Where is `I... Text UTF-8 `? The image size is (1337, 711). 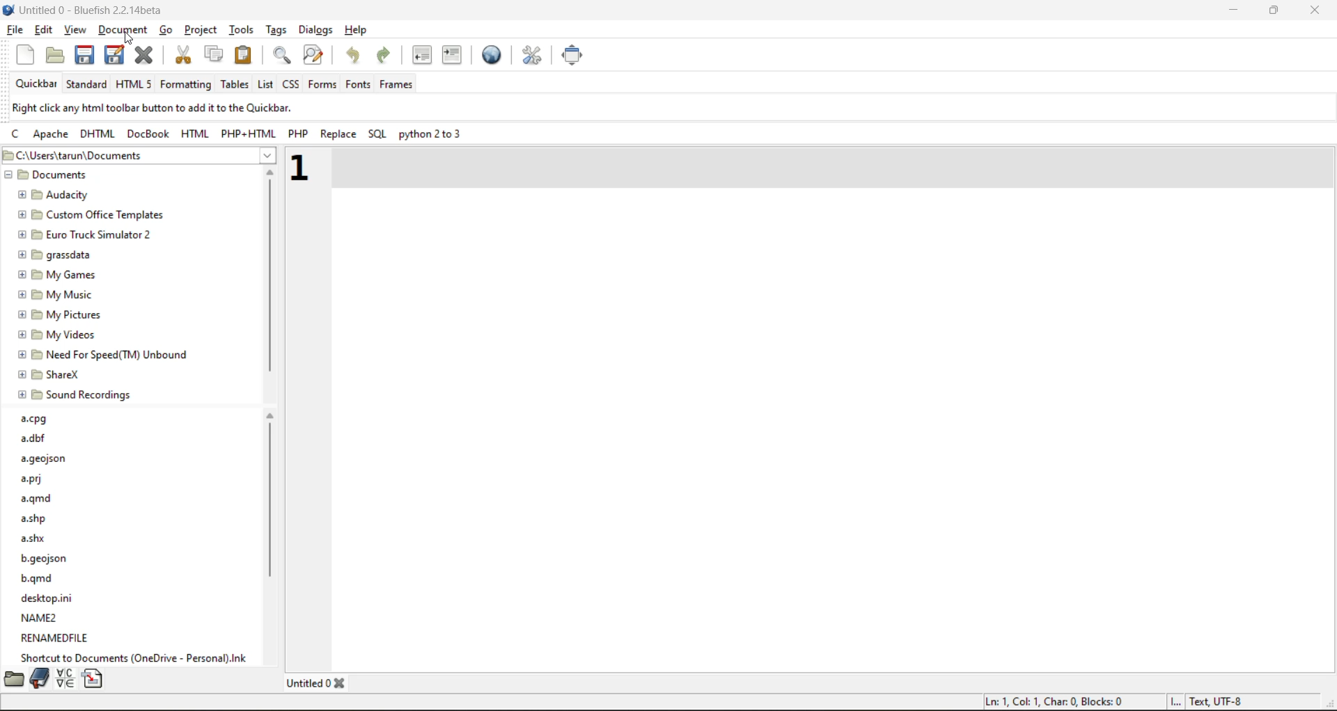 I... Text UTF-8  is located at coordinates (1207, 701).